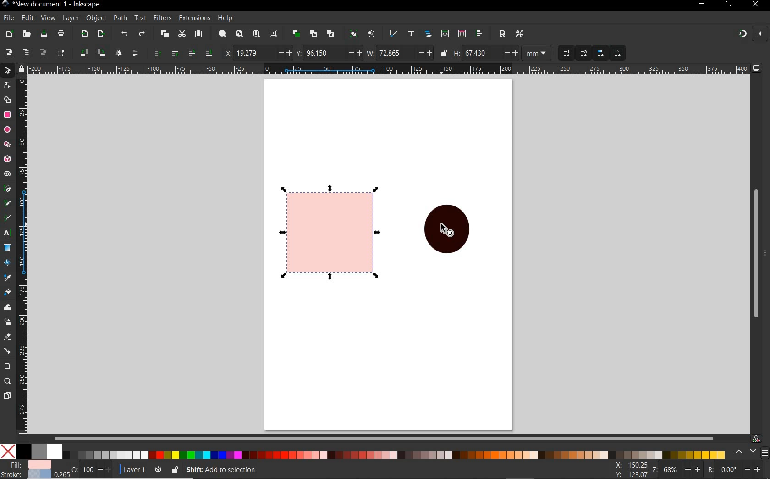 Image resolution: width=770 pixels, height=479 pixels. Describe the element at coordinates (25, 52) in the screenshot. I see `select all in all layers` at that location.